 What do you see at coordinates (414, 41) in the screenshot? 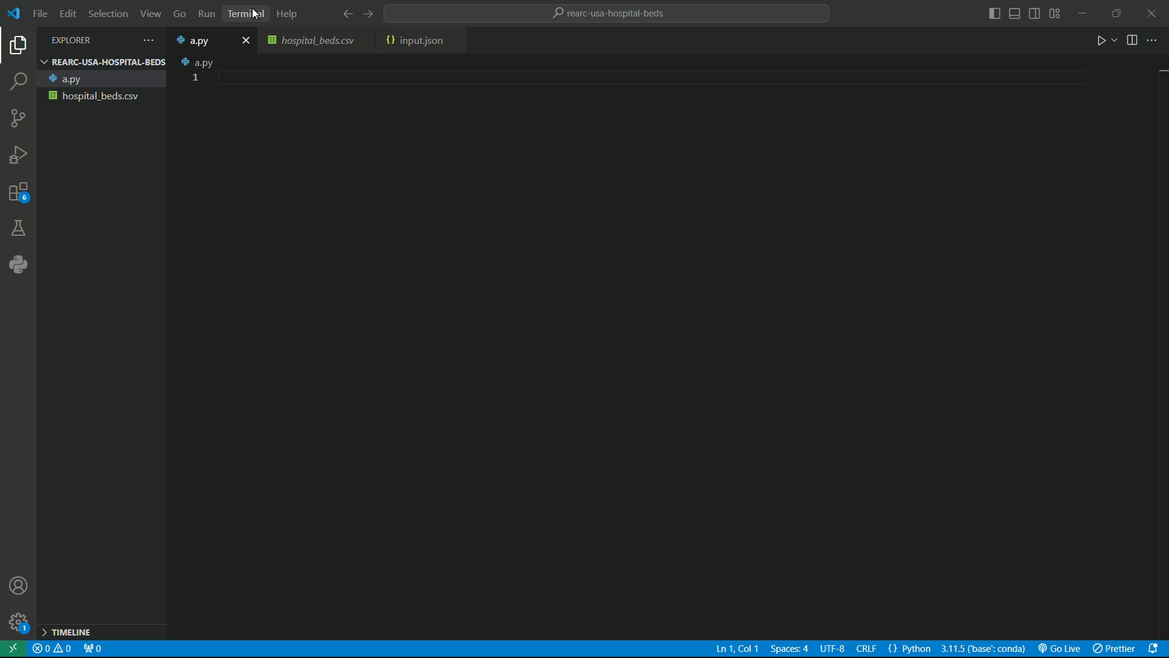
I see `input.json` at bounding box center [414, 41].